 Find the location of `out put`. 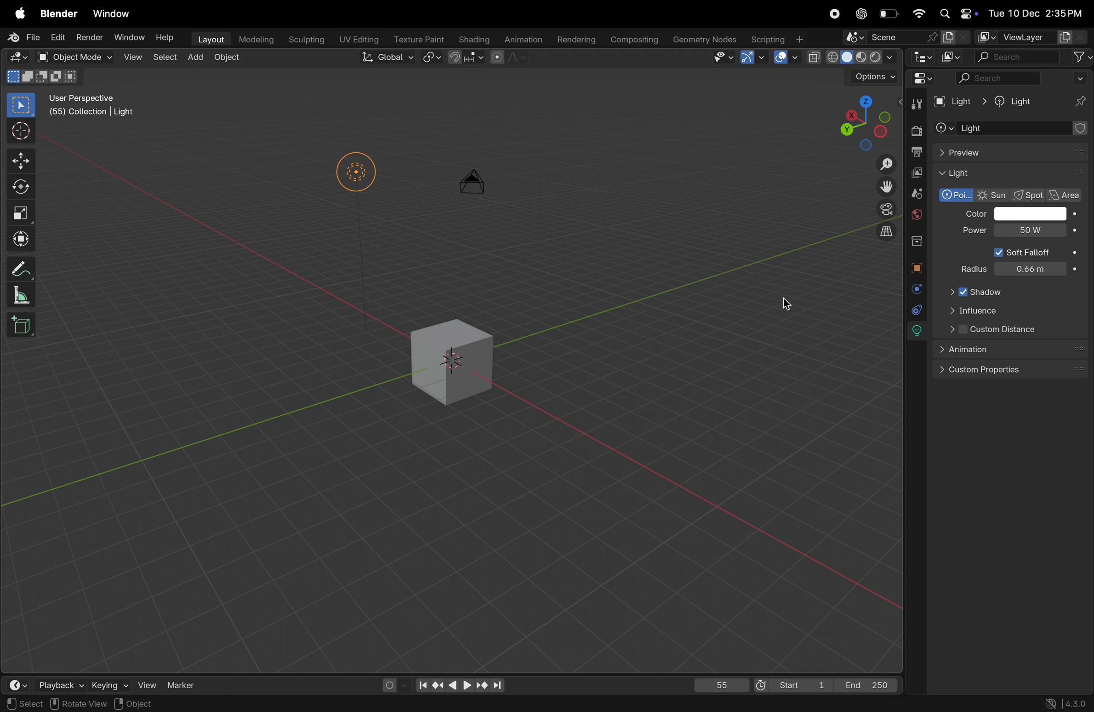

out put is located at coordinates (917, 151).